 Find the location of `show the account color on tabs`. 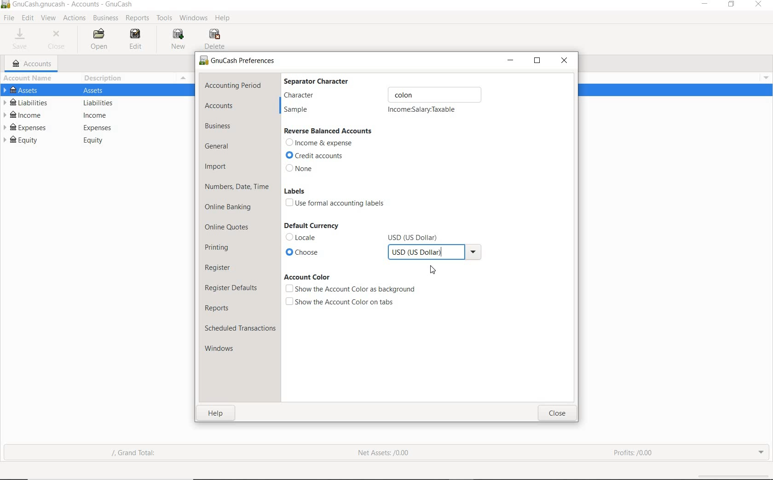

show the account color on tabs is located at coordinates (341, 302).